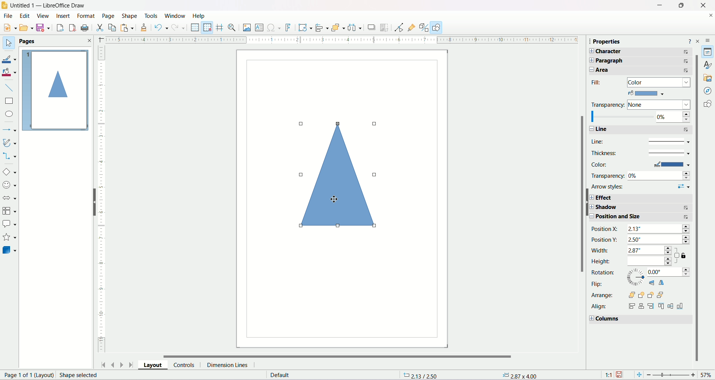  I want to click on Minimize, so click(660, 5).